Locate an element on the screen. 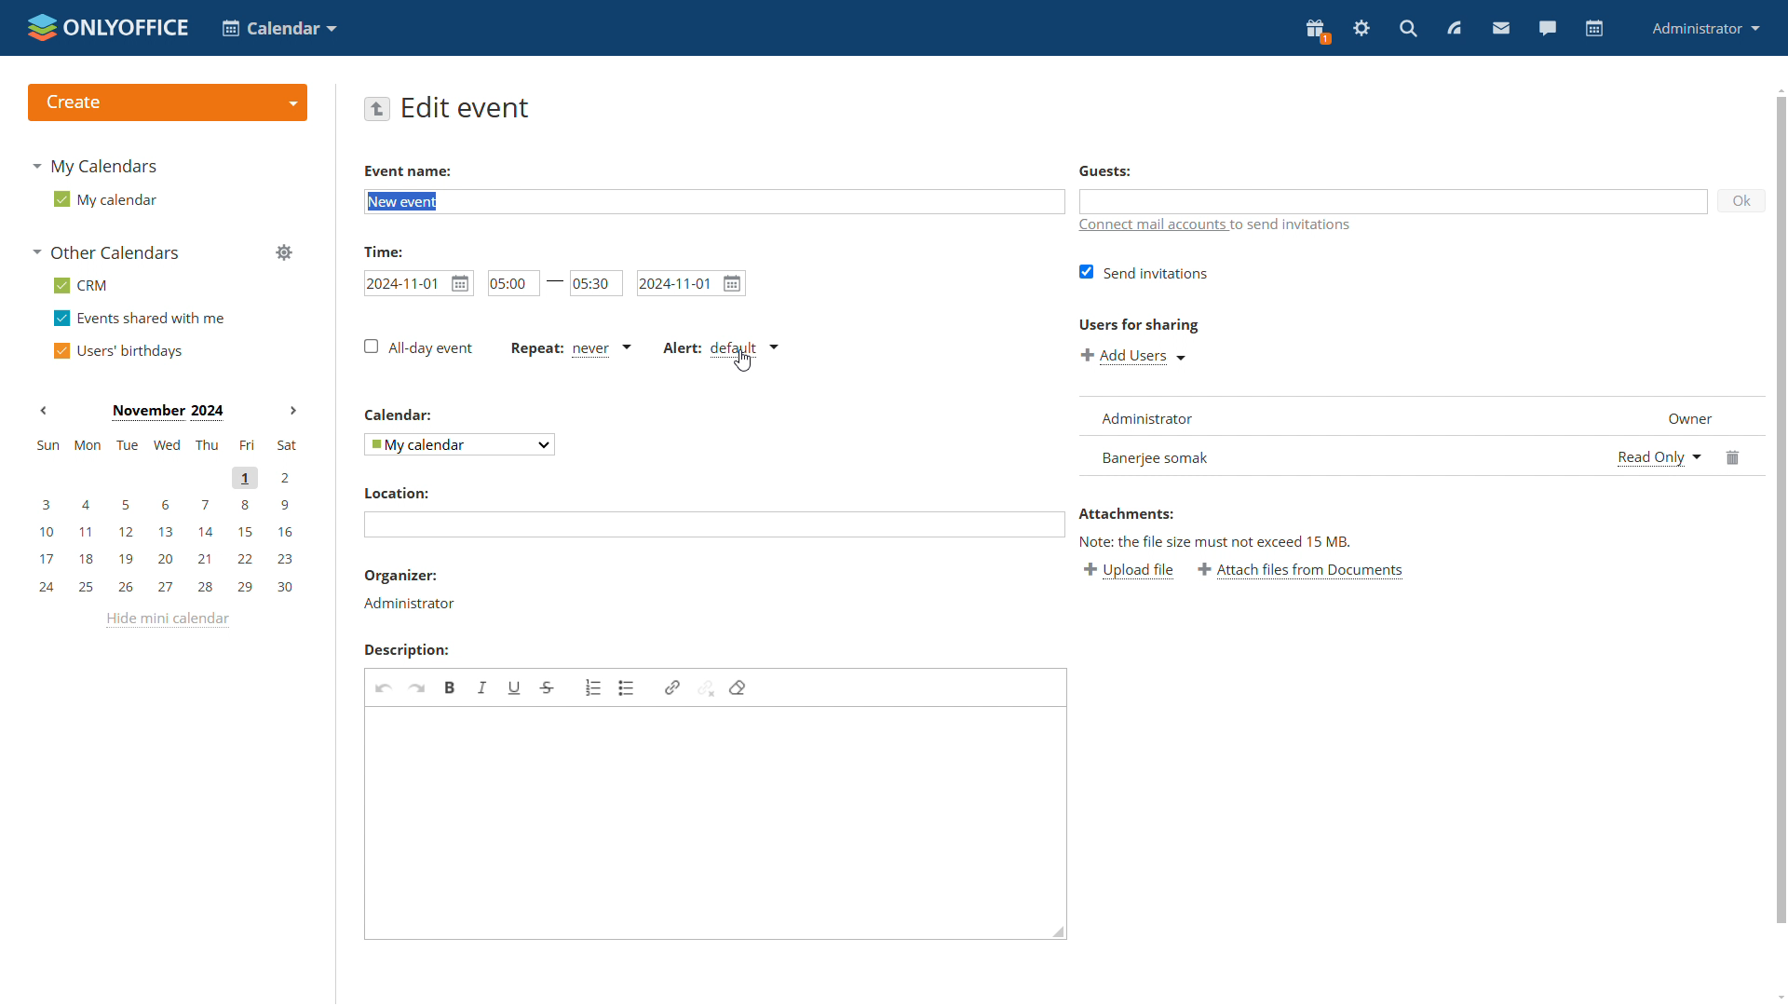 The width and height of the screenshot is (1788, 1006). crm is located at coordinates (86, 287).